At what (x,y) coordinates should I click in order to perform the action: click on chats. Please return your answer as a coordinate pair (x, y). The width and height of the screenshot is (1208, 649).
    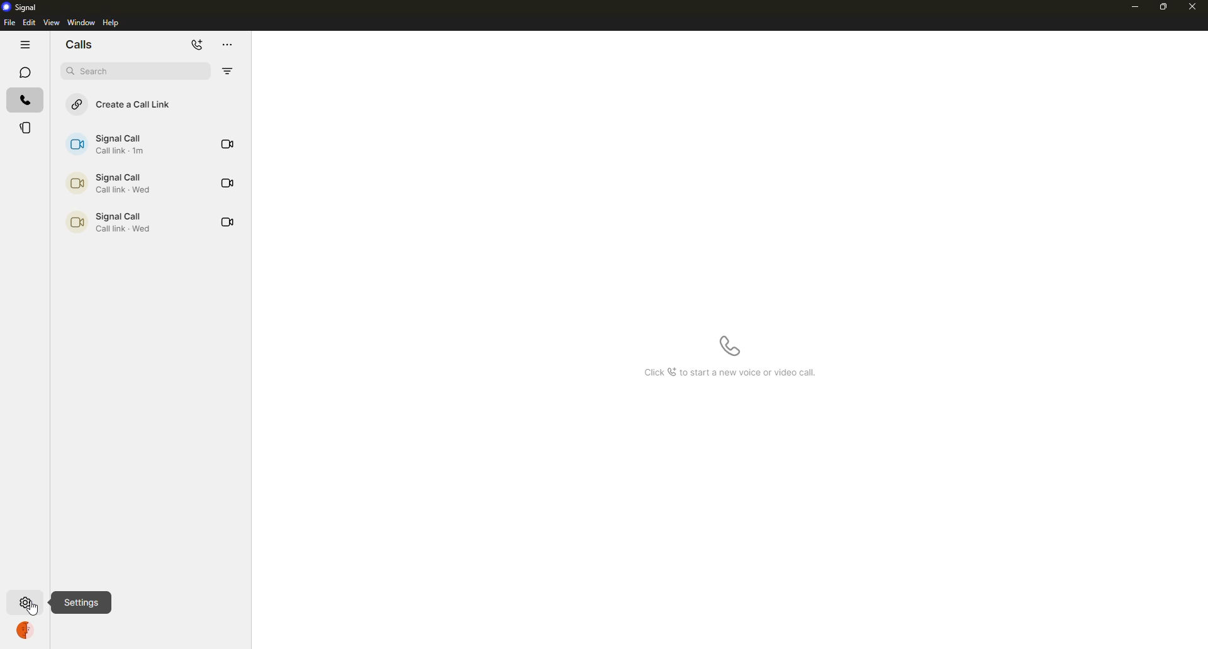
    Looking at the image, I should click on (23, 72).